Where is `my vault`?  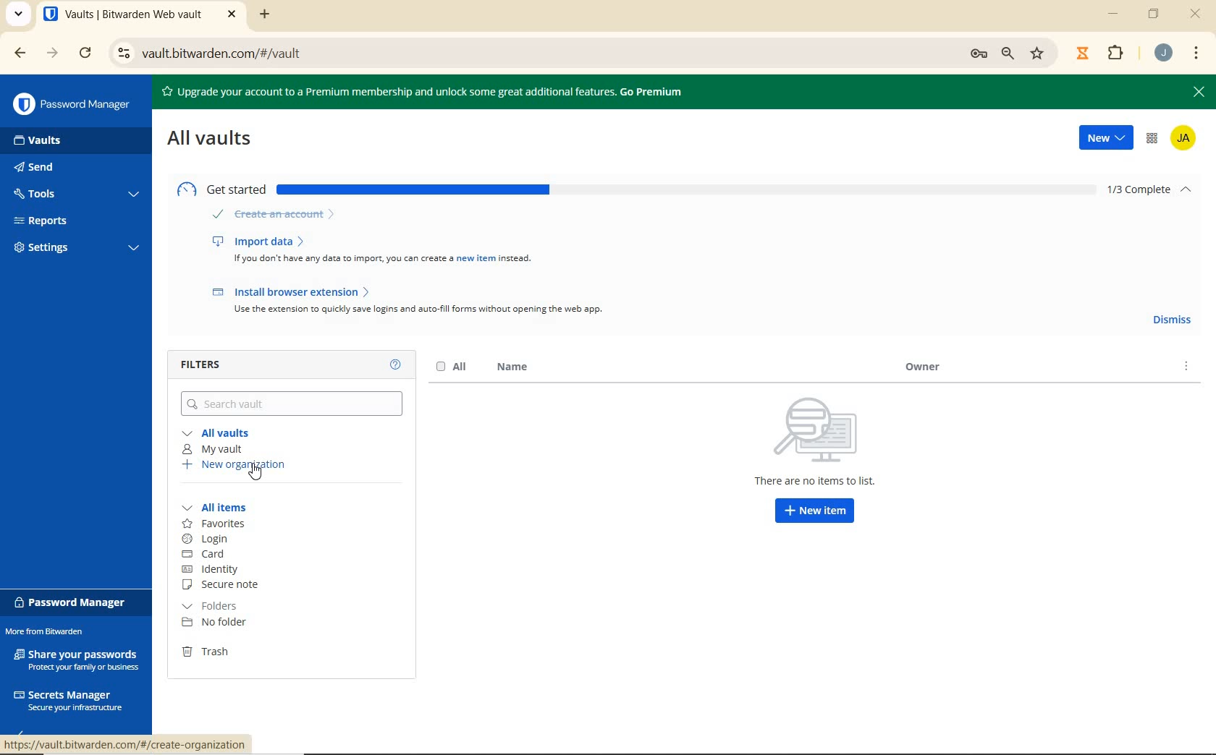 my vault is located at coordinates (211, 450).